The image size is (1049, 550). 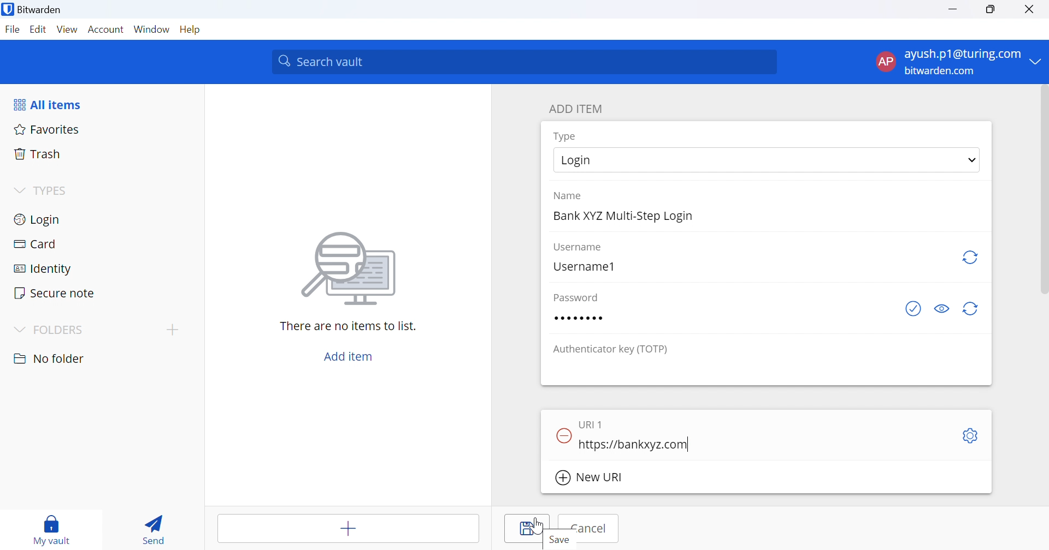 What do you see at coordinates (610, 350) in the screenshot?
I see `Authenticator key (TOTP)` at bounding box center [610, 350].